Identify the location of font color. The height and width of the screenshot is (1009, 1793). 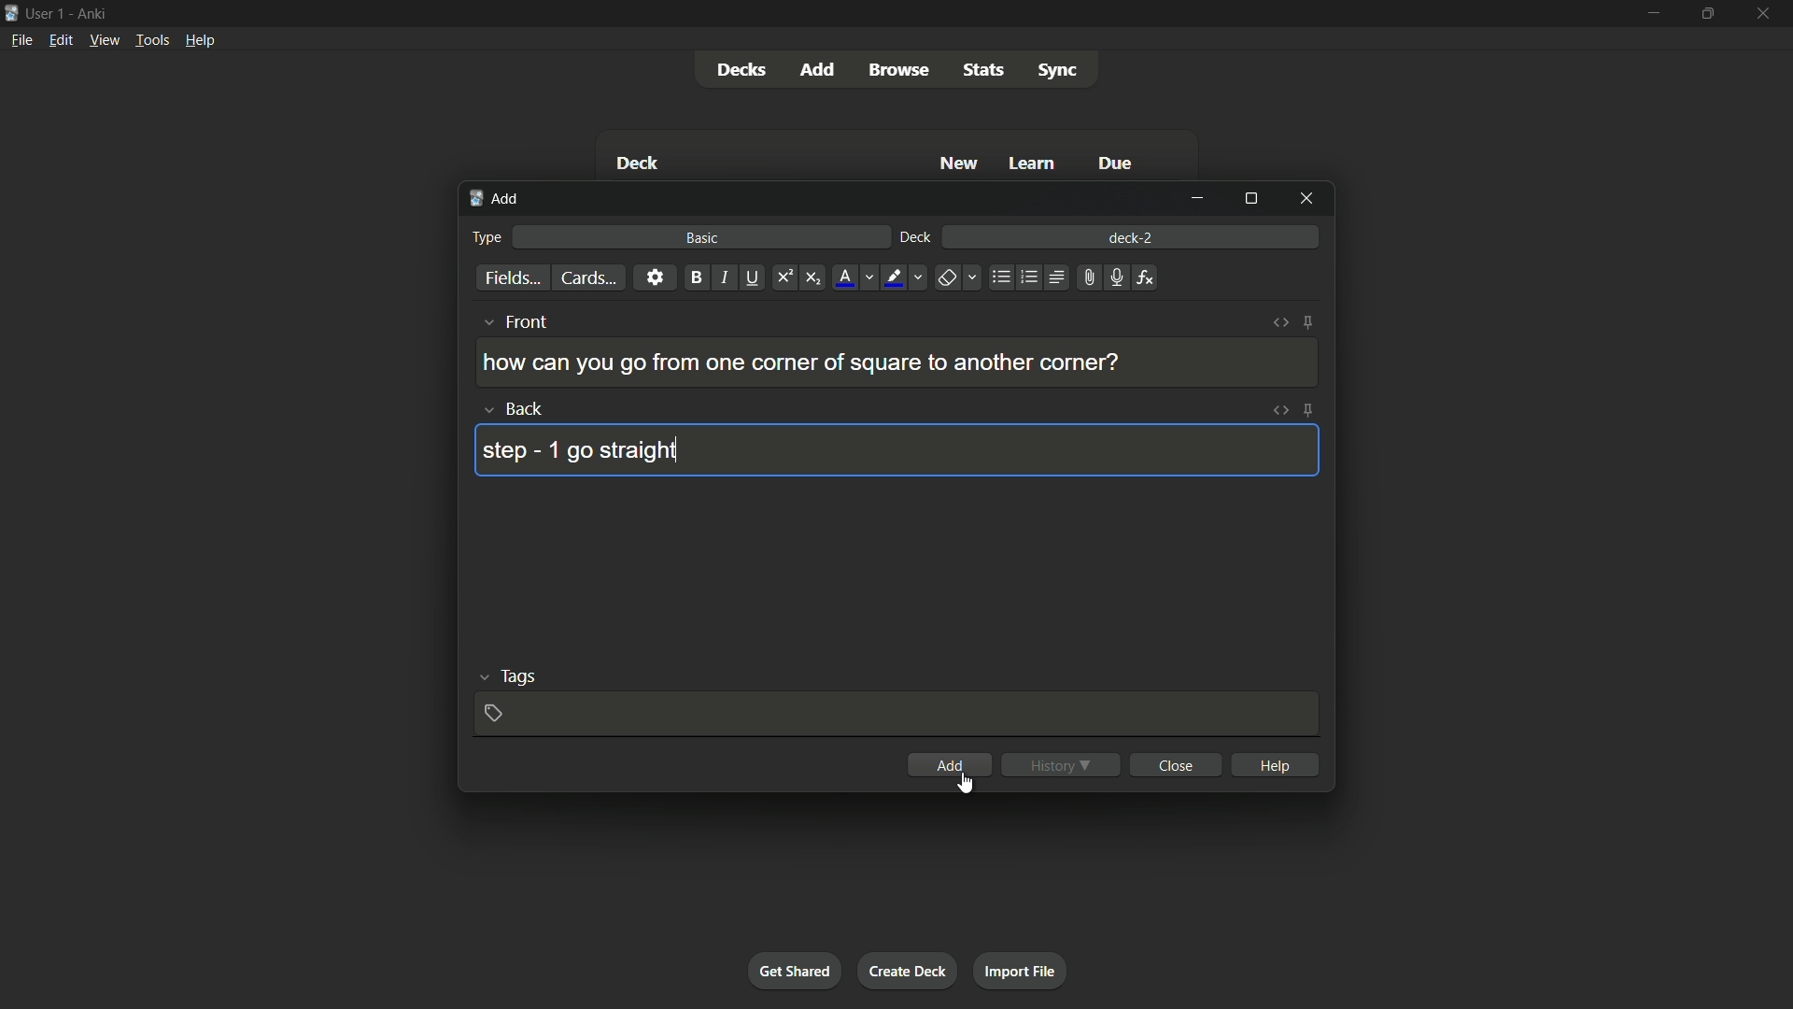
(856, 277).